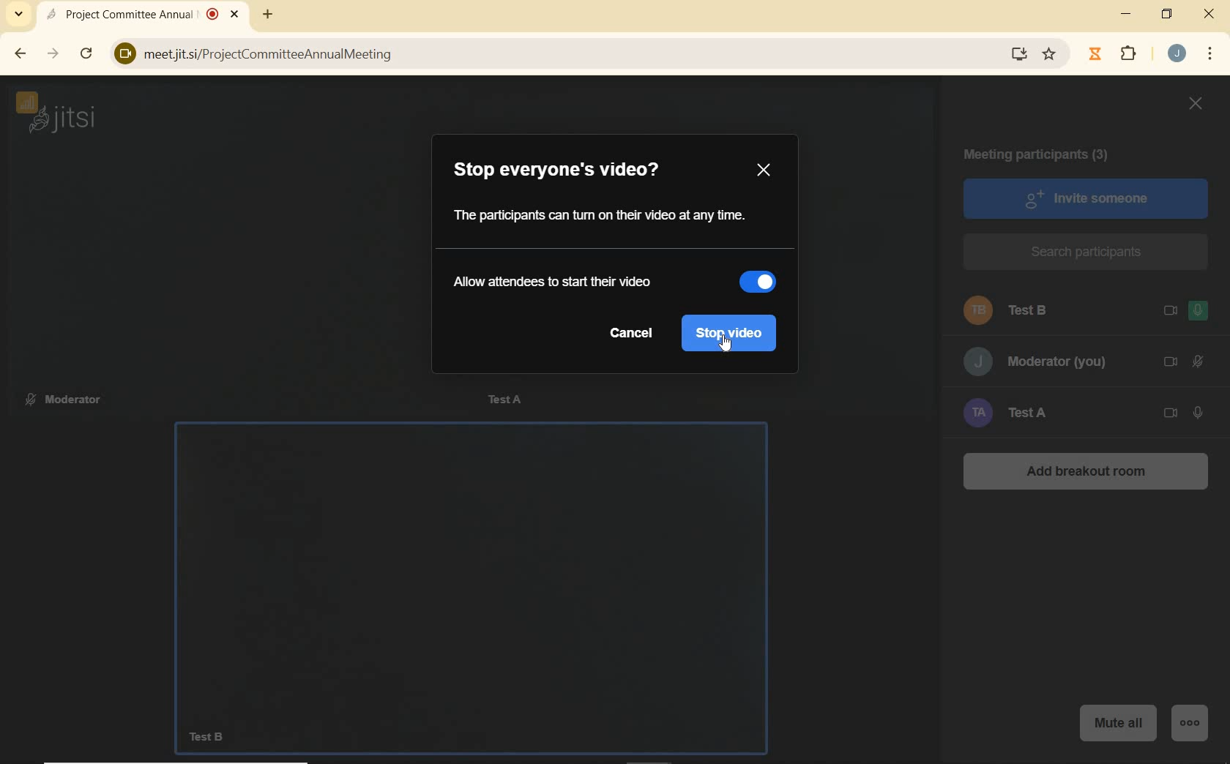 The height and width of the screenshot is (764, 1230). I want to click on EXTENSION, so click(1127, 53).